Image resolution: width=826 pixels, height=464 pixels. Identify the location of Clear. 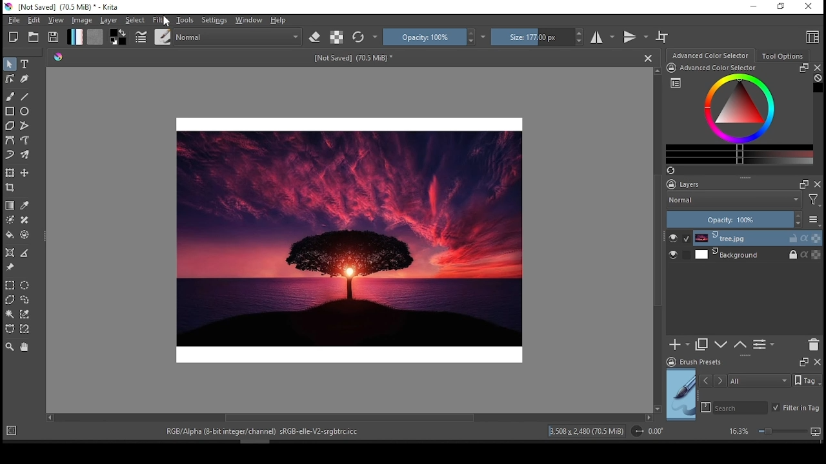
(818, 78).